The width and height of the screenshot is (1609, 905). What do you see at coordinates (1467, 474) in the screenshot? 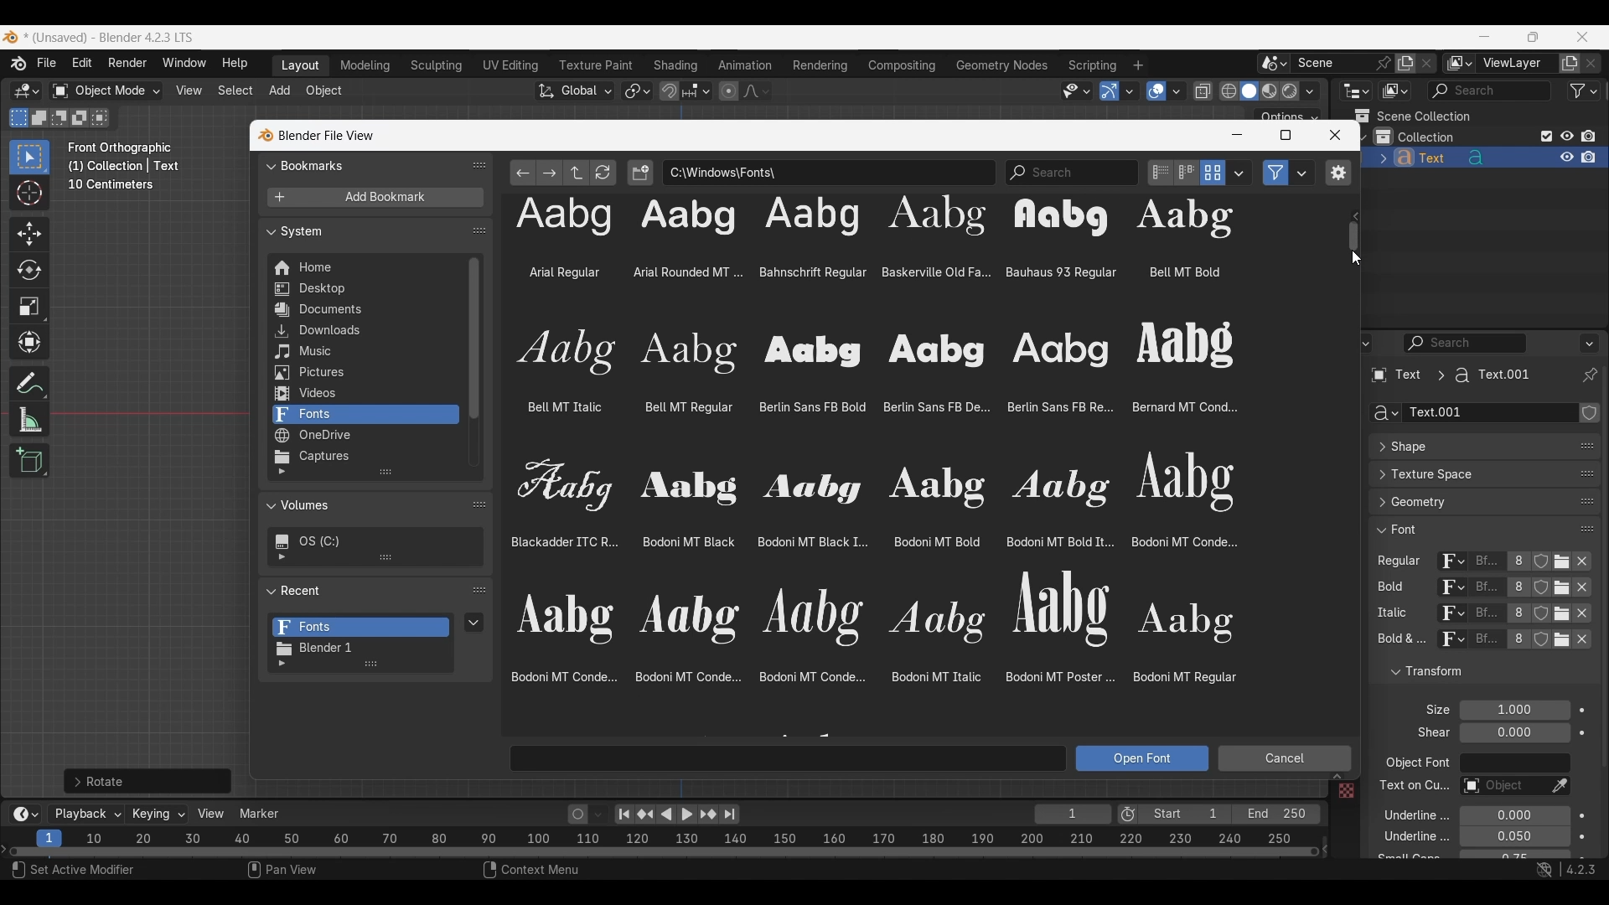
I see `Click to expand Texture Space` at bounding box center [1467, 474].